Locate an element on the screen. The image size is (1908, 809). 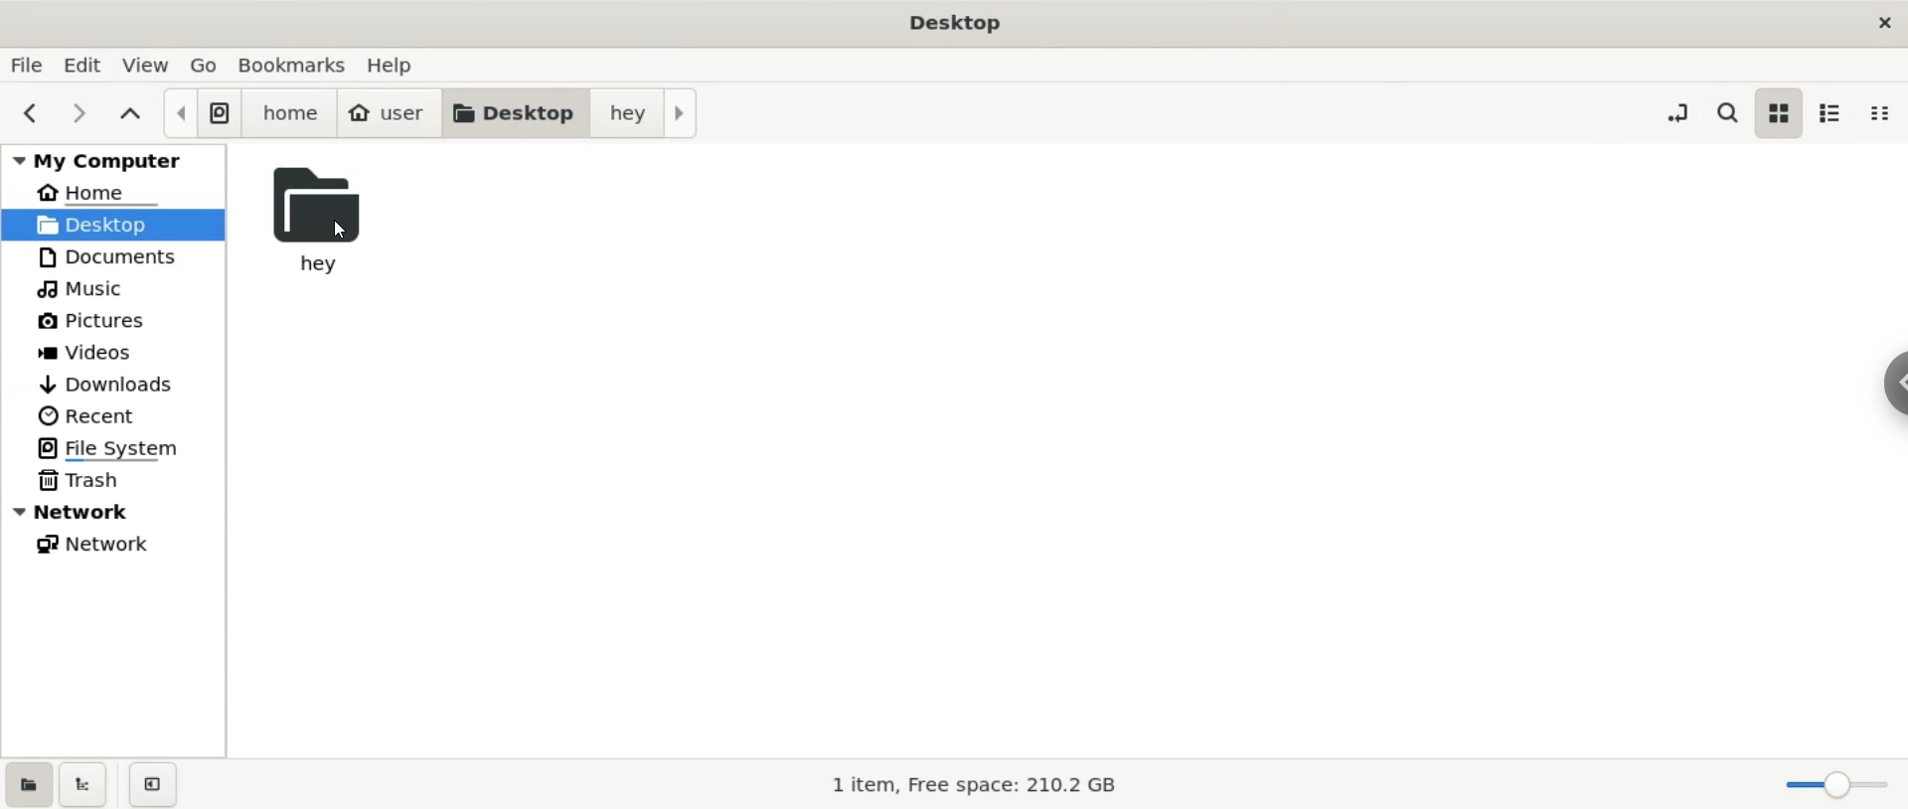
show treeview is located at coordinates (84, 784).